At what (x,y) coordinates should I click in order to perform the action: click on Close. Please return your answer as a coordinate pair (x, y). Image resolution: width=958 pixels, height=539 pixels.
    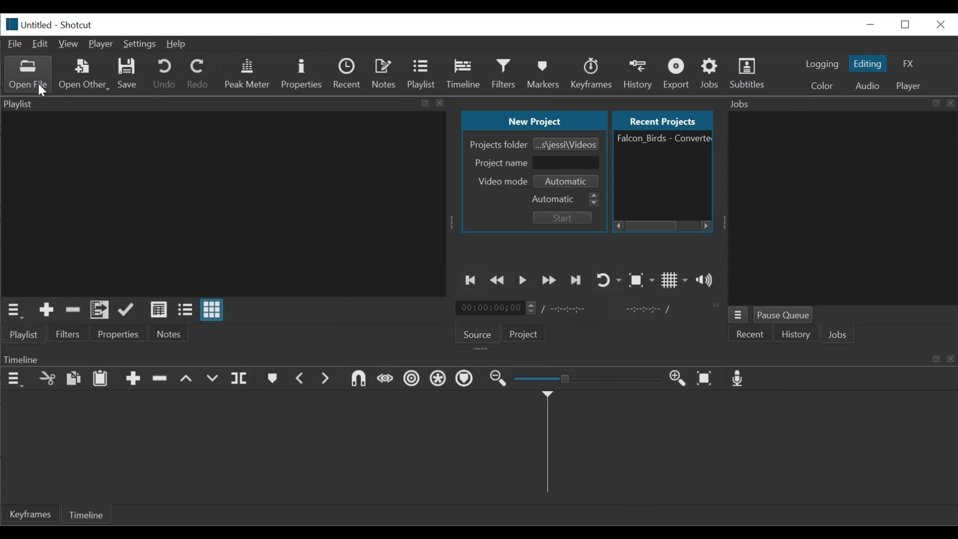
    Looking at the image, I should click on (939, 24).